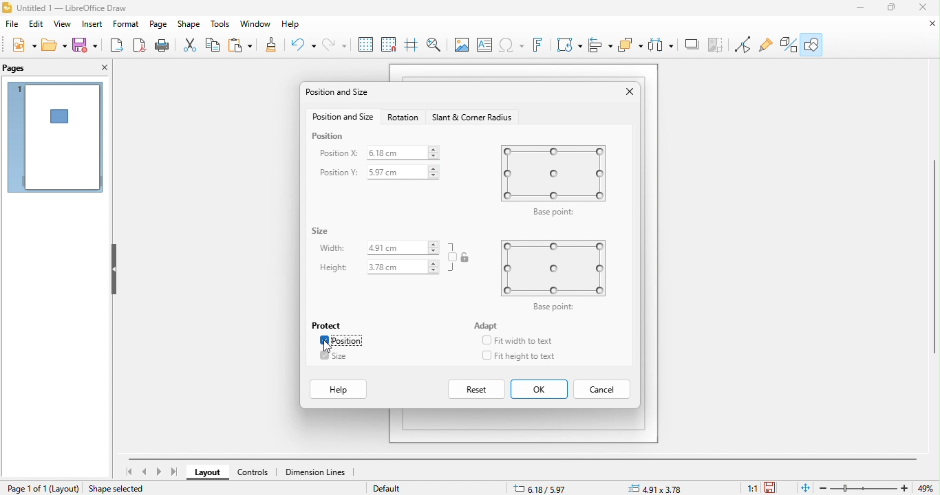  What do you see at coordinates (934, 256) in the screenshot?
I see `vertical scroll bar` at bounding box center [934, 256].